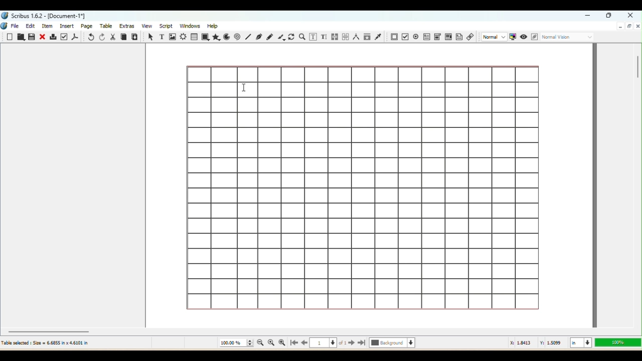 This screenshot has width=642, height=361. I want to click on Preview mode, so click(523, 36).